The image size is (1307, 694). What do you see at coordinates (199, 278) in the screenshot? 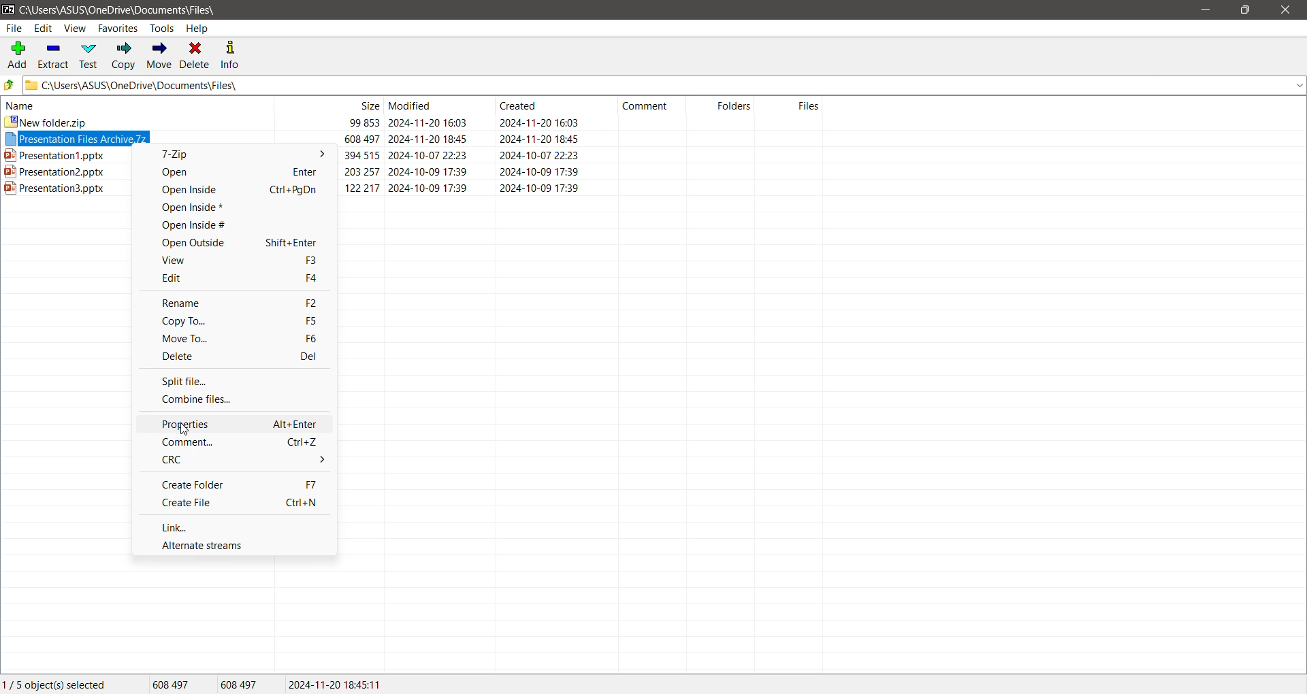
I see `Edit` at bounding box center [199, 278].